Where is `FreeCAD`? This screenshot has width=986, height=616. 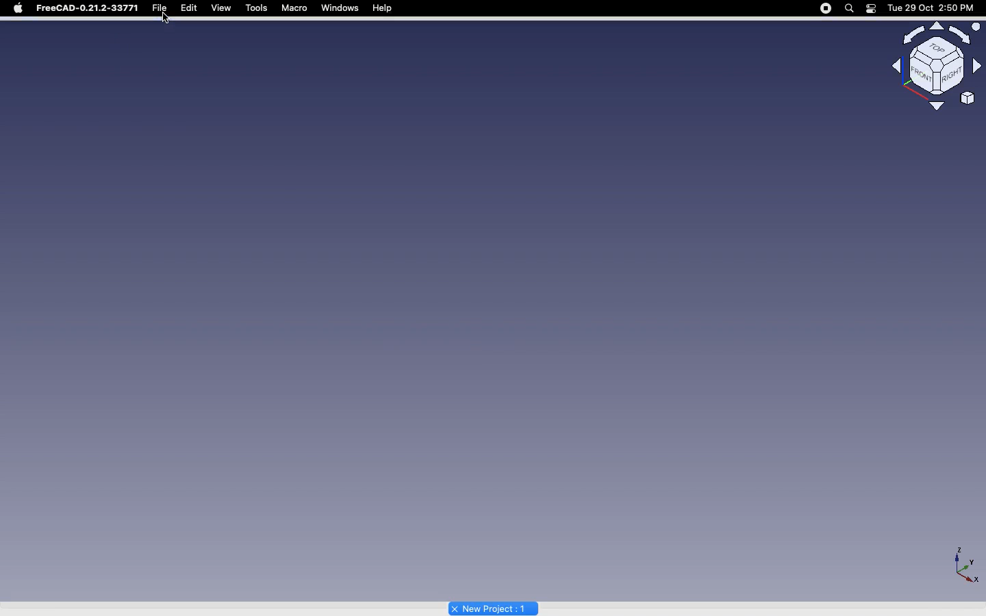 FreeCAD is located at coordinates (89, 8).